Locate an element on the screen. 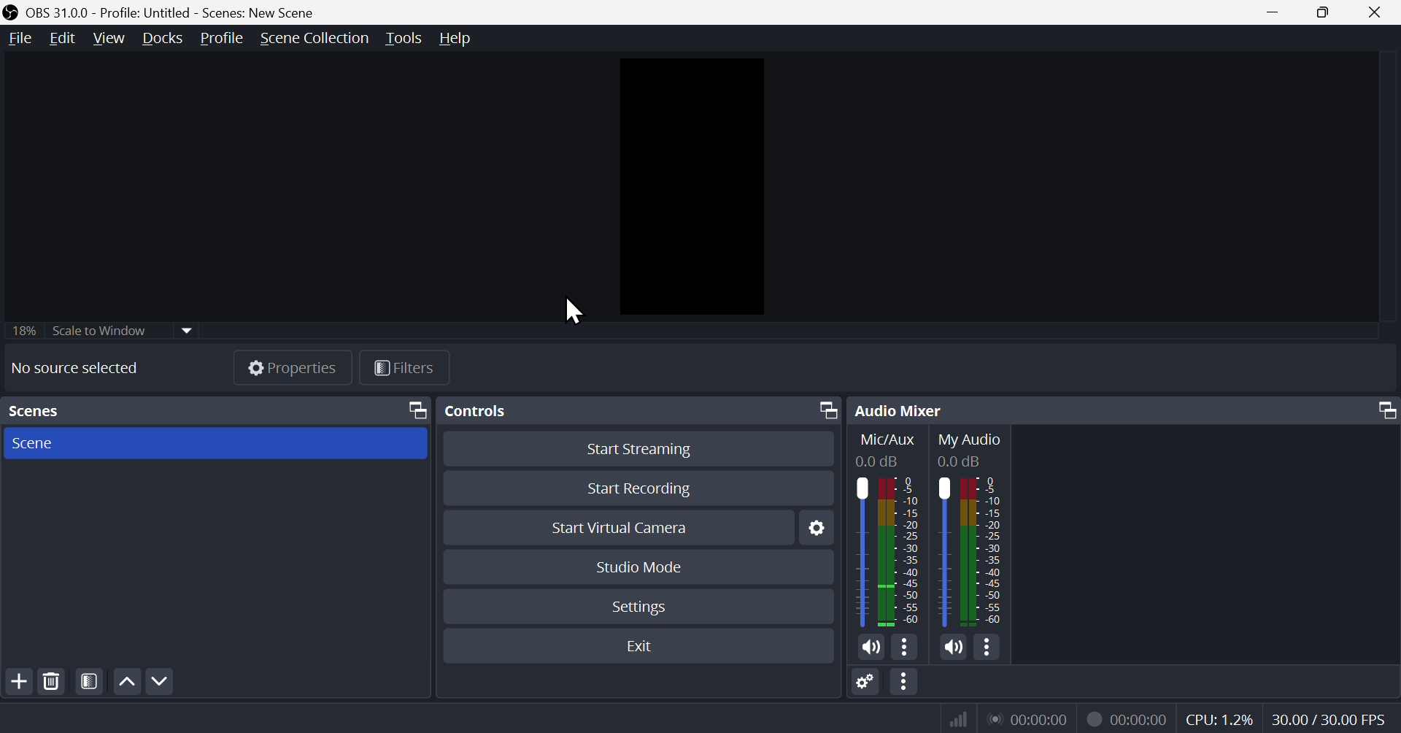 The height and width of the screenshot is (733, 1401). Settings is located at coordinates (638, 606).